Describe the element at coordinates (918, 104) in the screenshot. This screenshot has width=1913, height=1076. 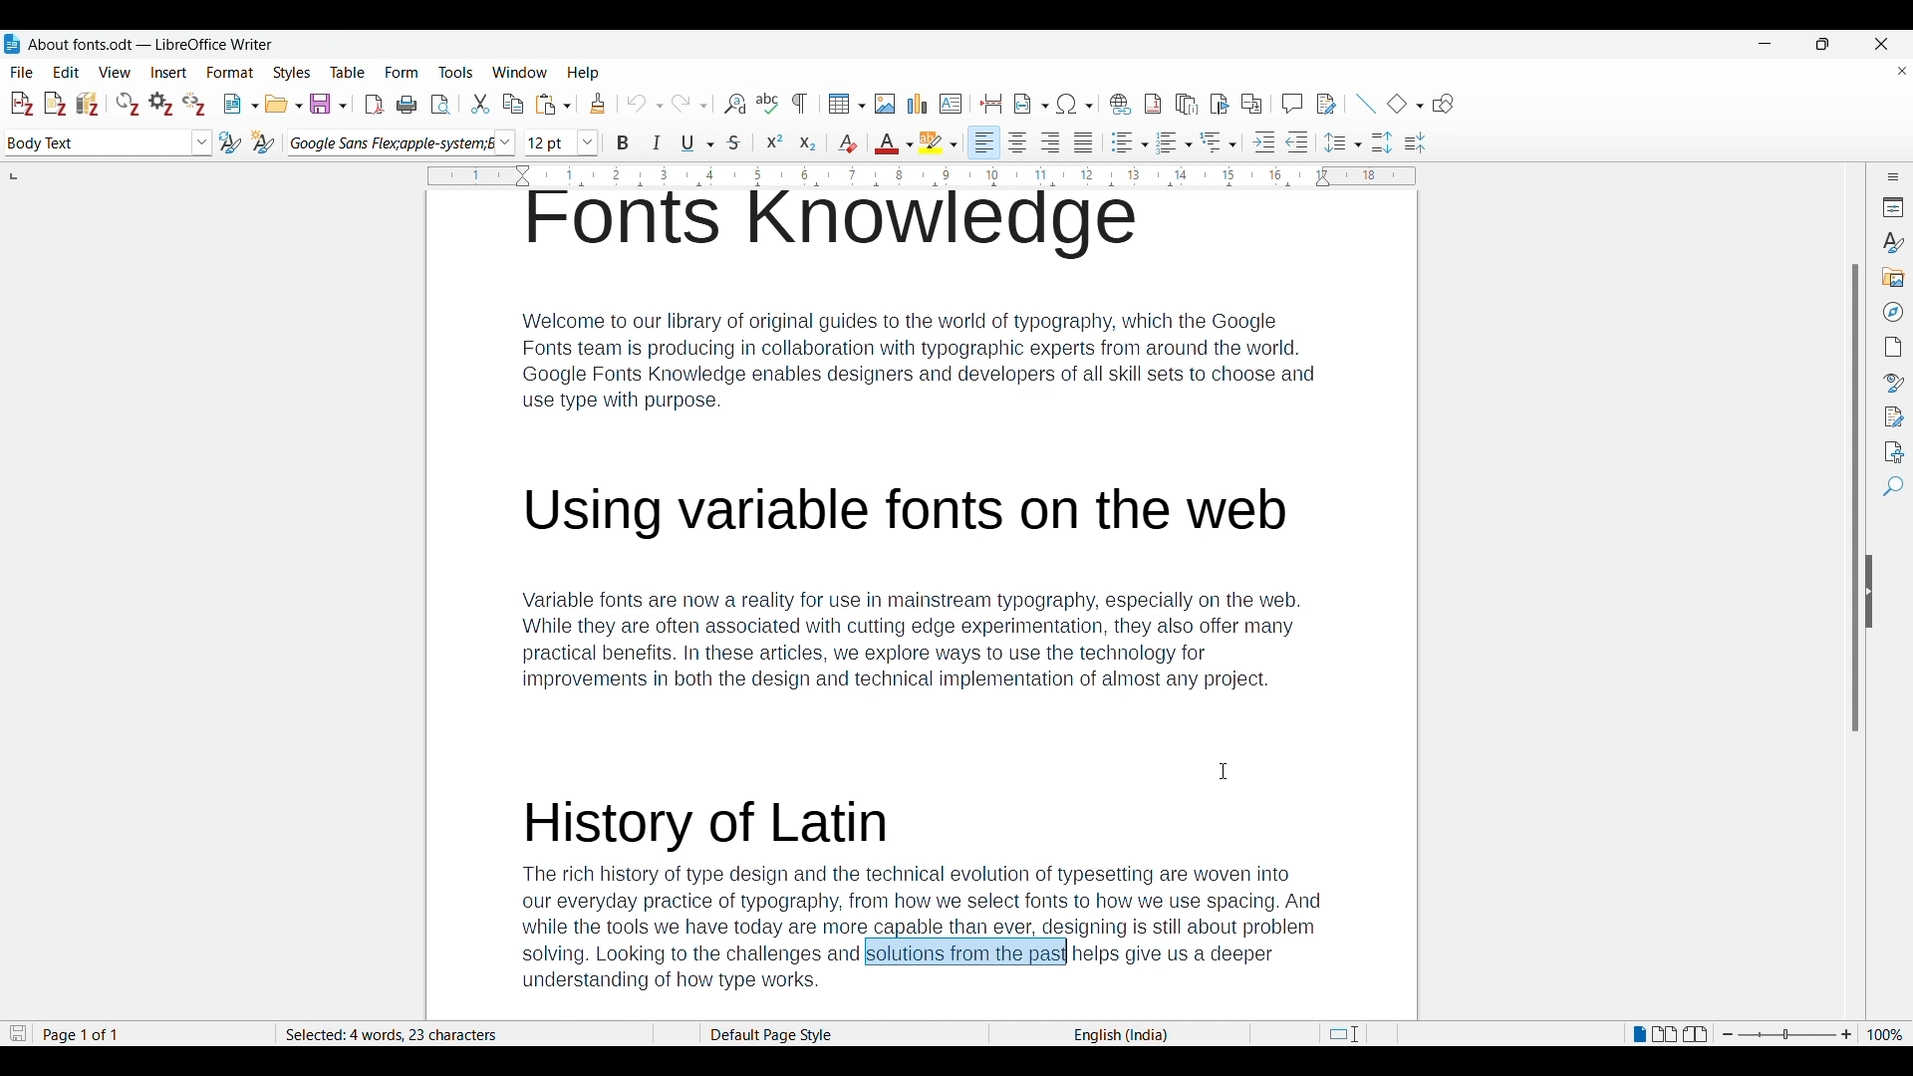
I see `Insert graph` at that location.